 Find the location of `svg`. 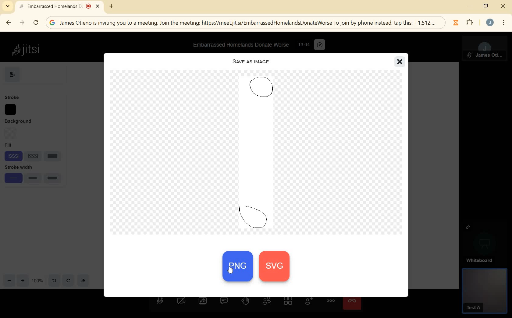

svg is located at coordinates (274, 268).